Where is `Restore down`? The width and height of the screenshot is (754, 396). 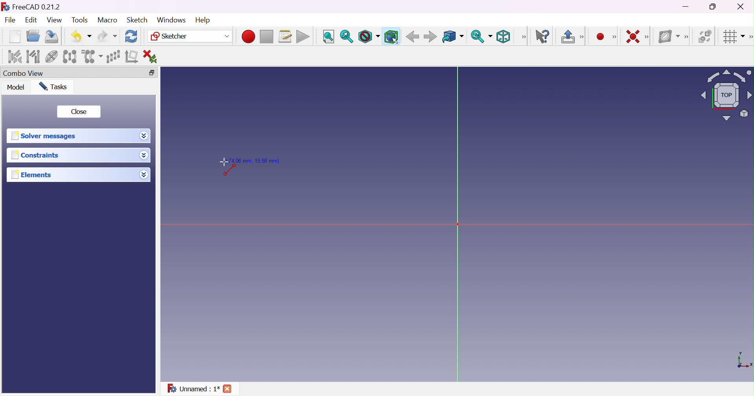
Restore down is located at coordinates (714, 7).